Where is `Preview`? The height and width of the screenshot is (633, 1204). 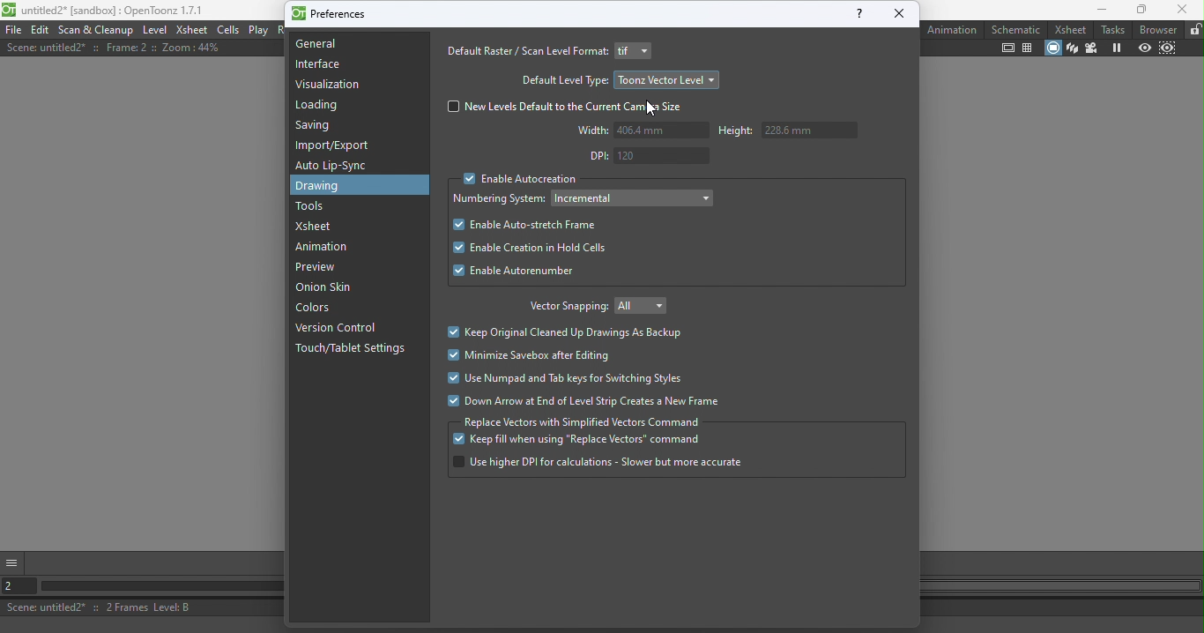
Preview is located at coordinates (1142, 49).